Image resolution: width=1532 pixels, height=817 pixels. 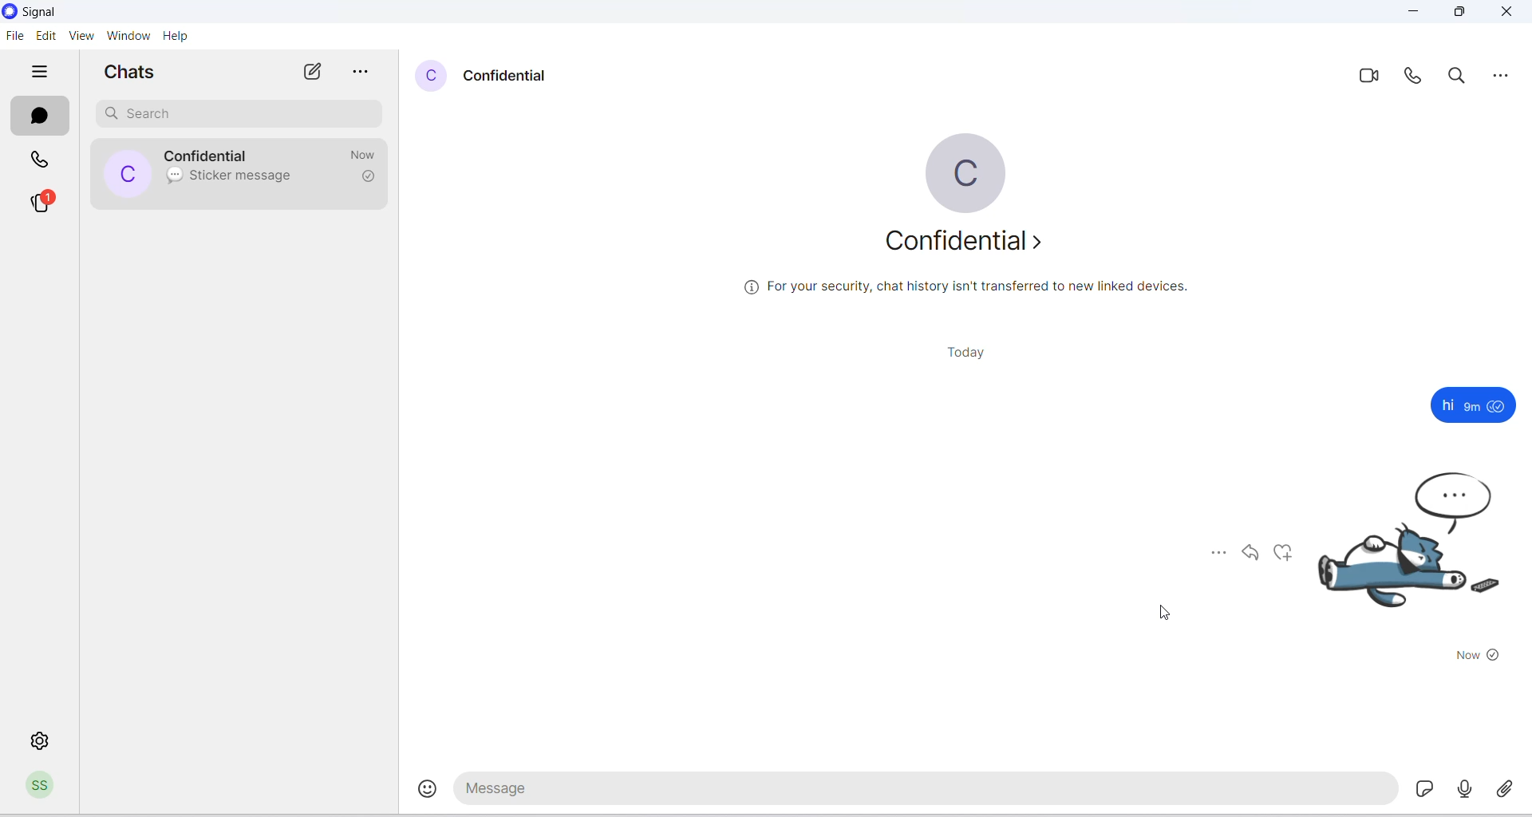 I want to click on cursor, so click(x=1160, y=614).